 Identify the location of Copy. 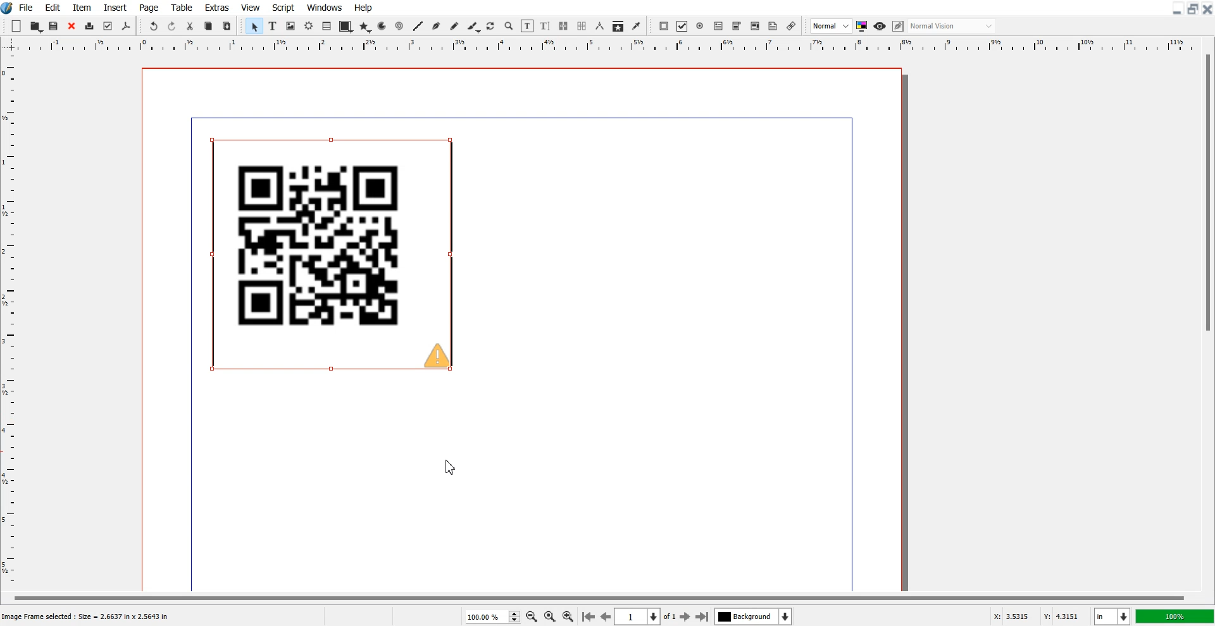
(209, 25).